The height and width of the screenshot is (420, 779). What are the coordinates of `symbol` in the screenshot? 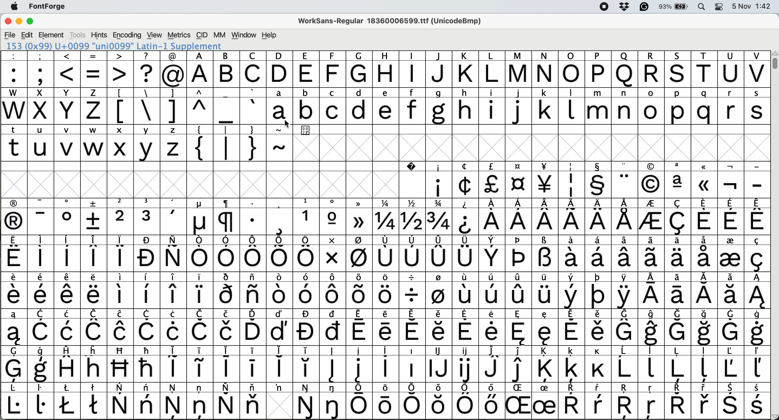 It's located at (43, 328).